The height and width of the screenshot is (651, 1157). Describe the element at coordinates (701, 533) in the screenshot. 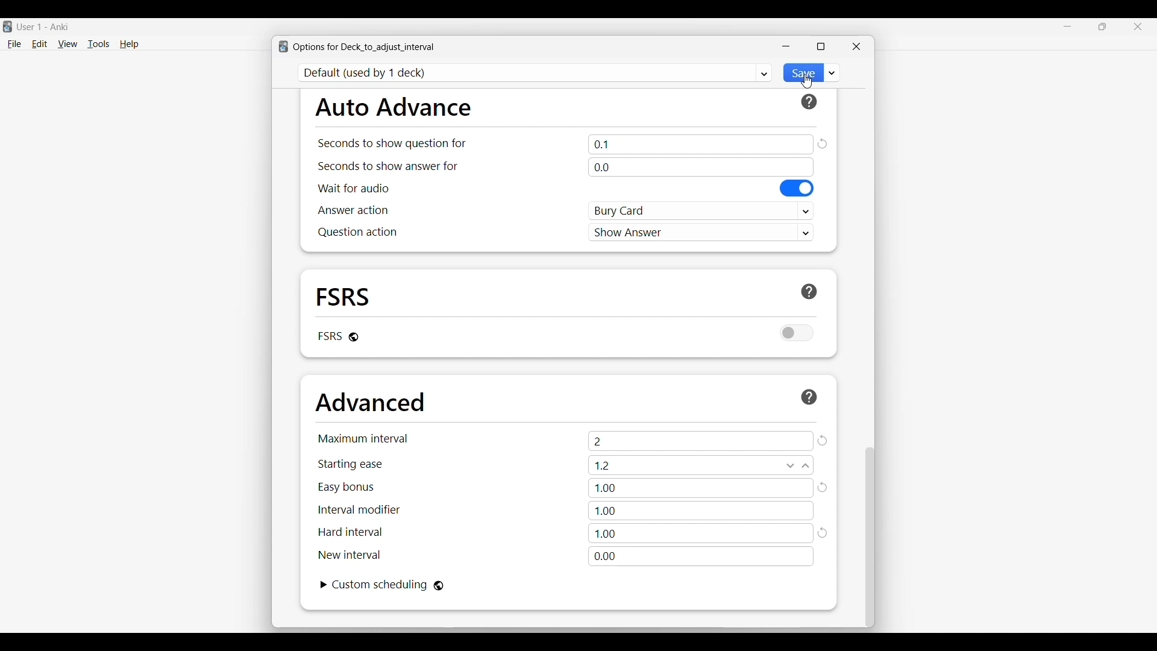

I see `1.00` at that location.